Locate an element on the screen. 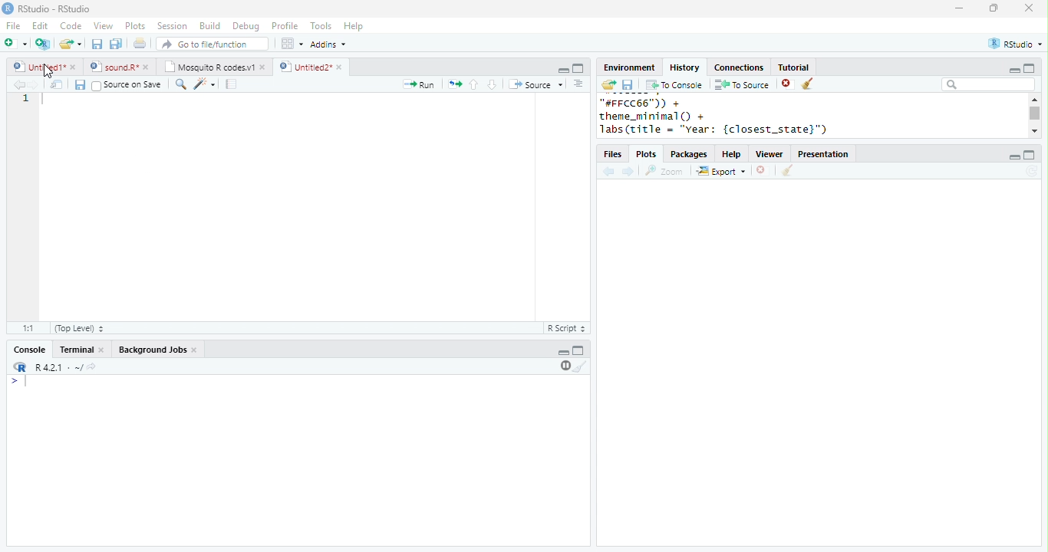 Image resolution: width=1048 pixels, height=552 pixels. open file is located at coordinates (71, 44).